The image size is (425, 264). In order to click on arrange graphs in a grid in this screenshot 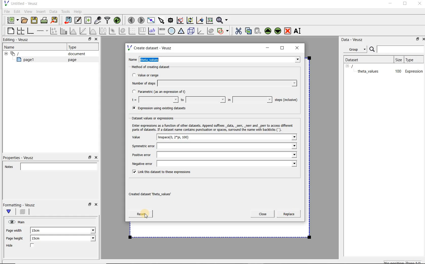, I will do `click(20, 31)`.